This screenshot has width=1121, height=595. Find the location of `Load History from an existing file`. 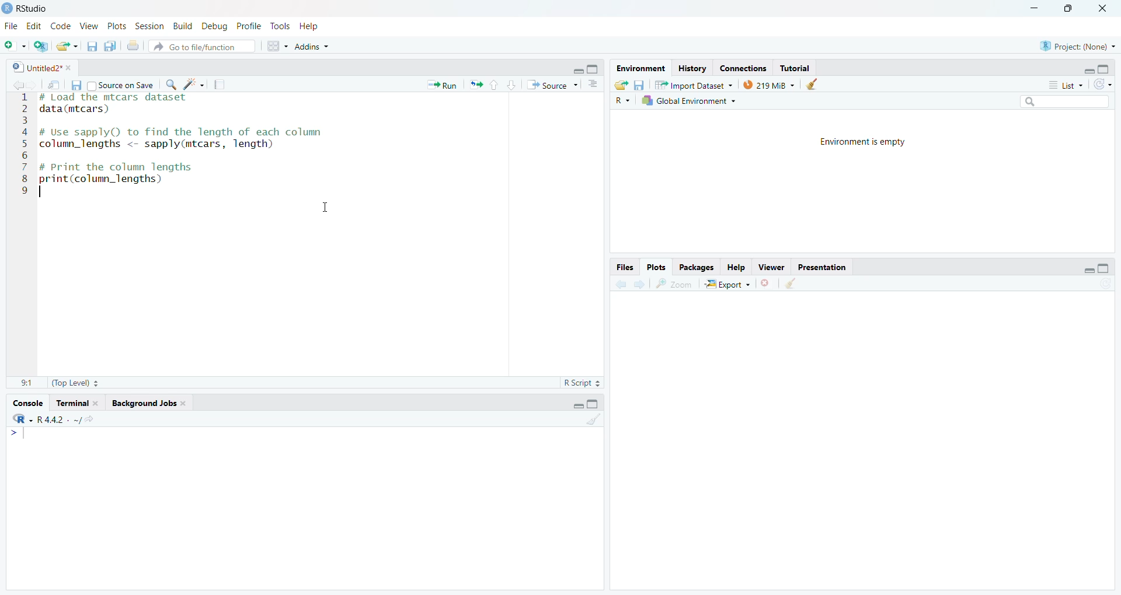

Load History from an existing file is located at coordinates (621, 85).